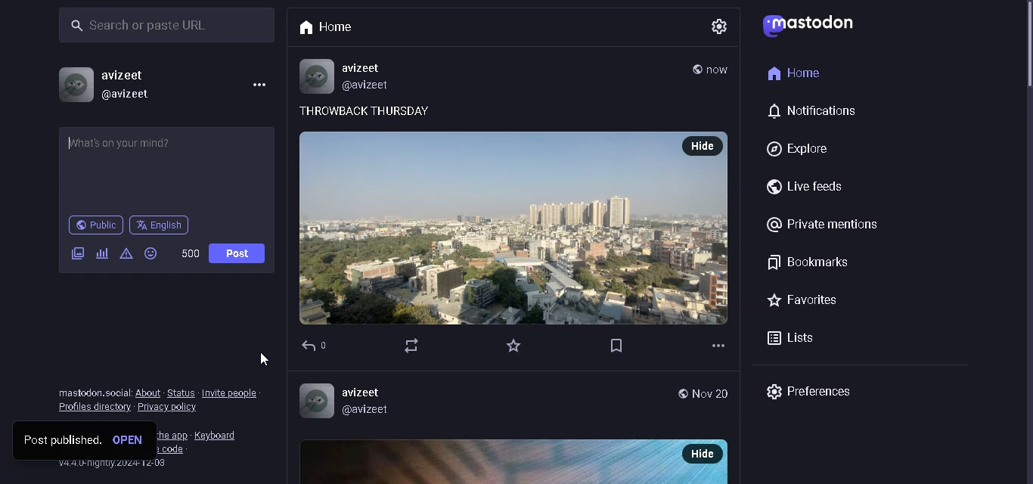 This screenshot has width=1033, height=484. I want to click on settings, so click(721, 27).